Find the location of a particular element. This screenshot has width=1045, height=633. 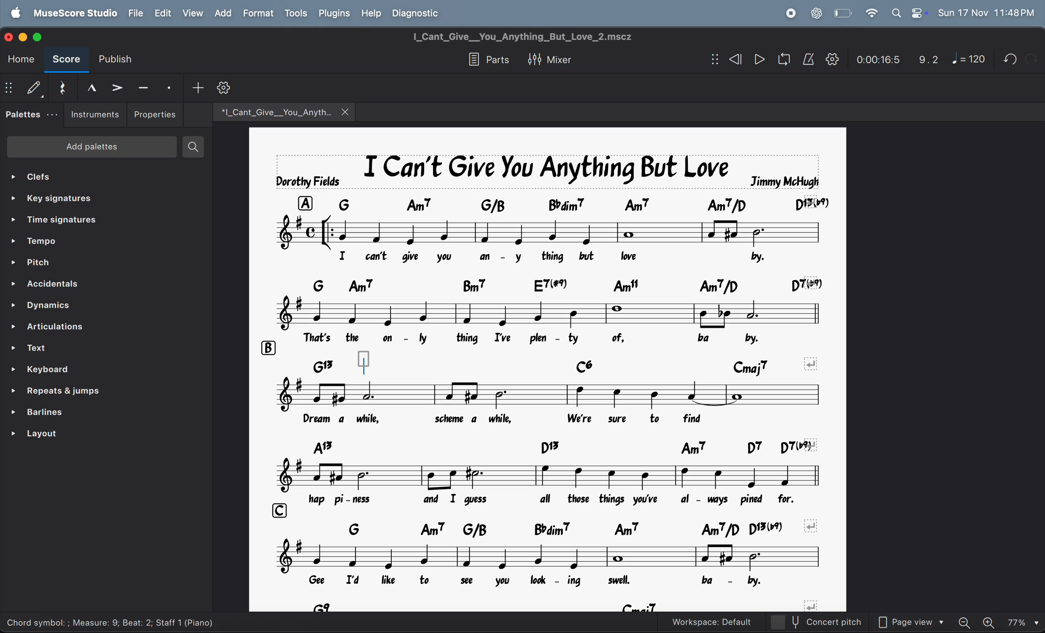

barlines is located at coordinates (87, 413).